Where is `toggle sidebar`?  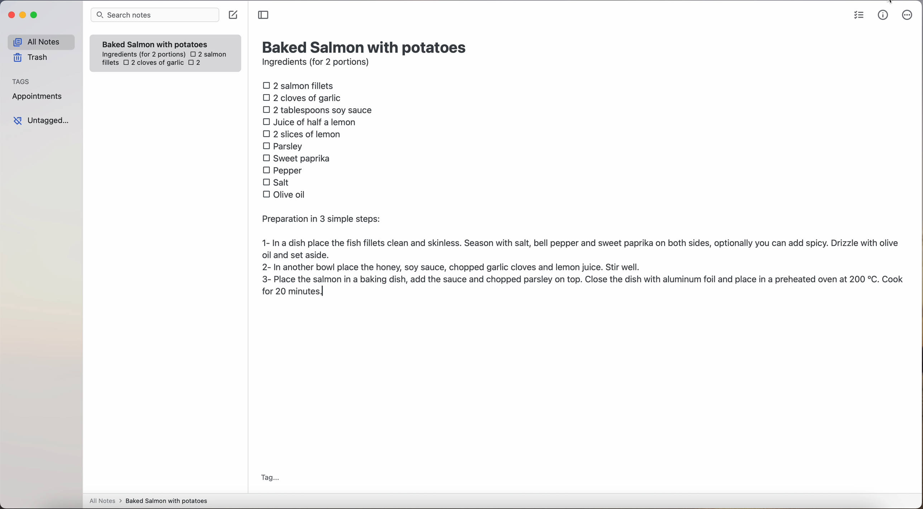
toggle sidebar is located at coordinates (264, 15).